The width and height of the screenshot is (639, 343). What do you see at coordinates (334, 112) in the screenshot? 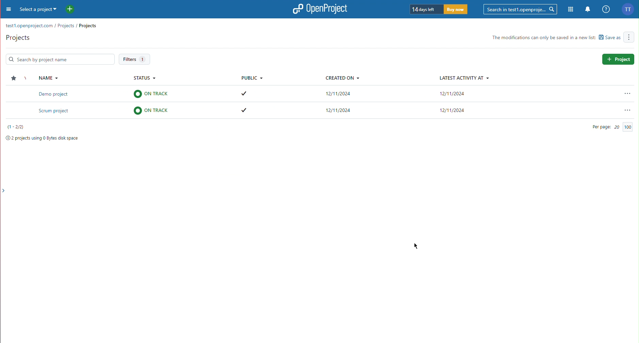
I see `Scrum project` at bounding box center [334, 112].